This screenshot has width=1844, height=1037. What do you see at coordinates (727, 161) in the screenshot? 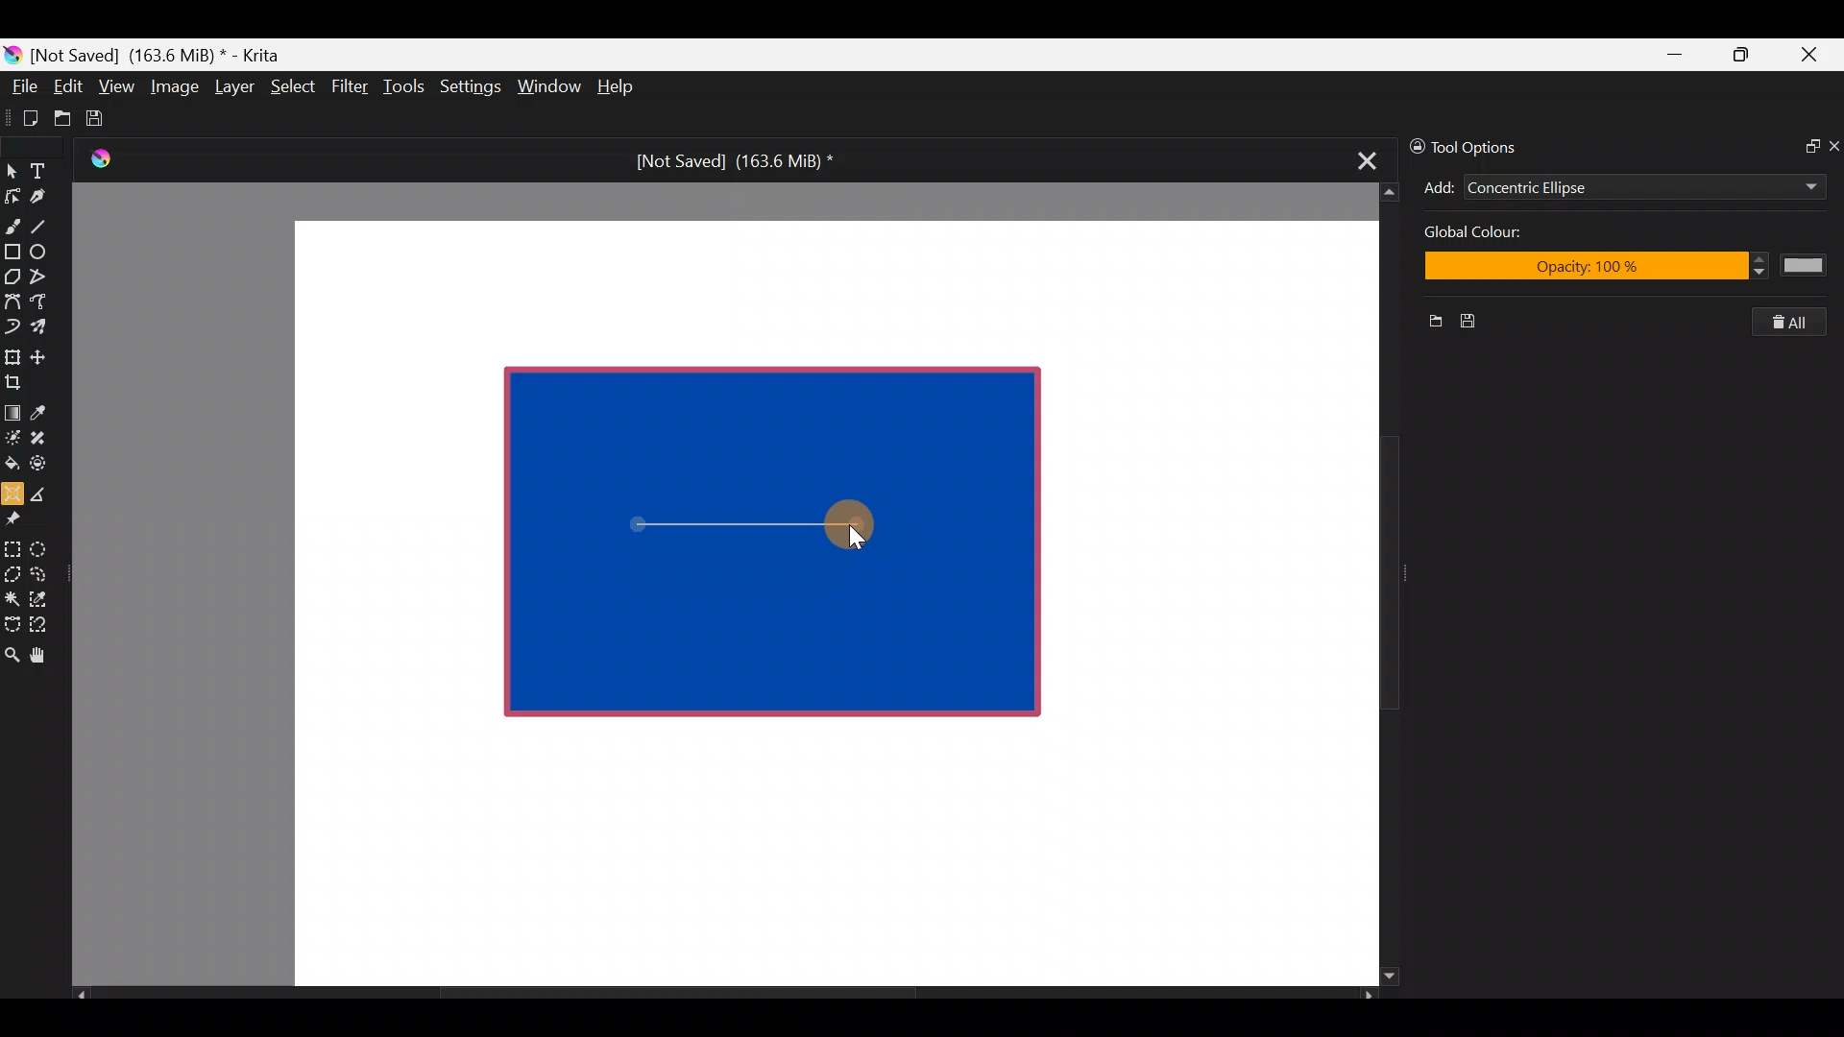
I see `[Not Saved] (163.6 MiB) *` at bounding box center [727, 161].